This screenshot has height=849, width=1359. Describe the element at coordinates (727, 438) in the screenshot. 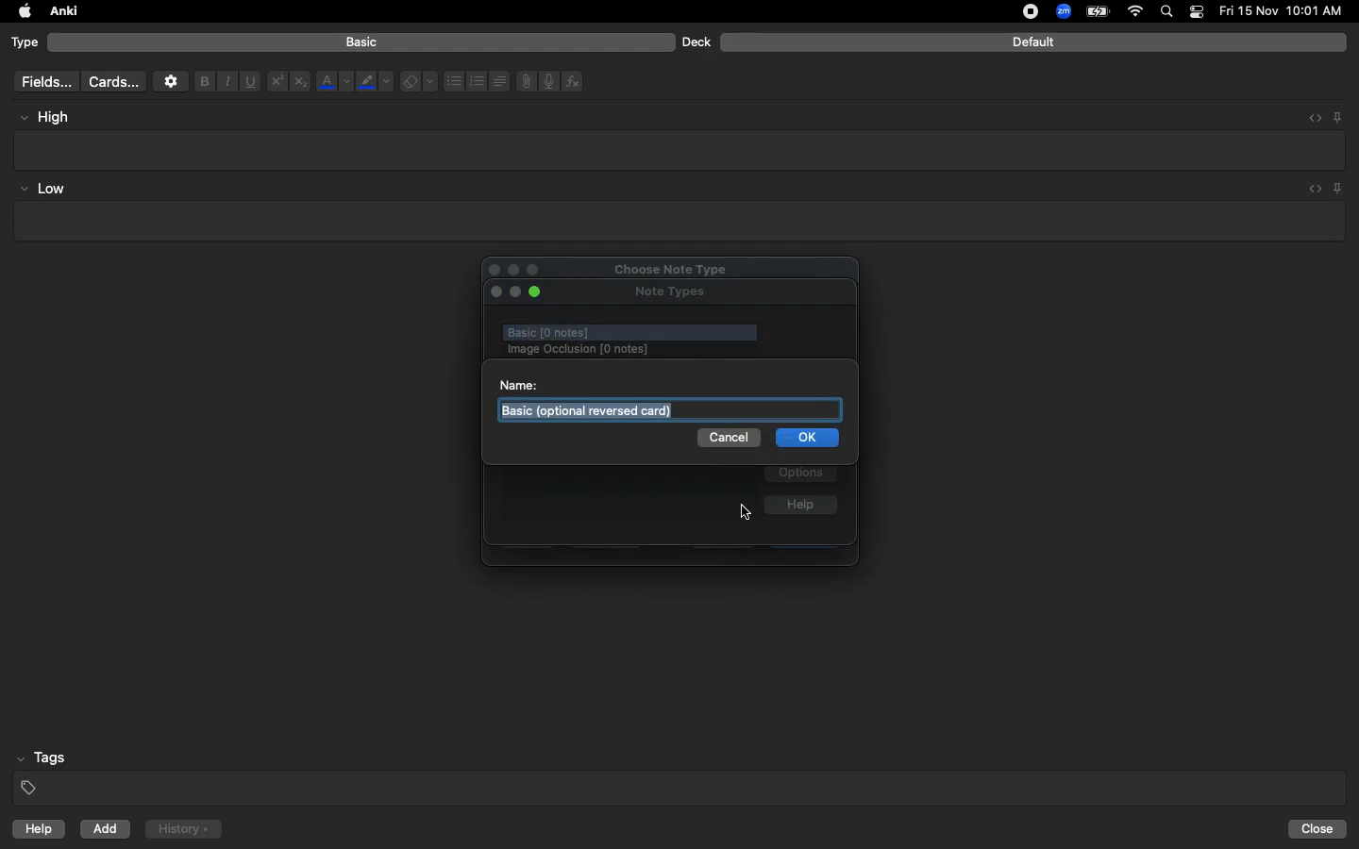

I see `Cancel` at that location.